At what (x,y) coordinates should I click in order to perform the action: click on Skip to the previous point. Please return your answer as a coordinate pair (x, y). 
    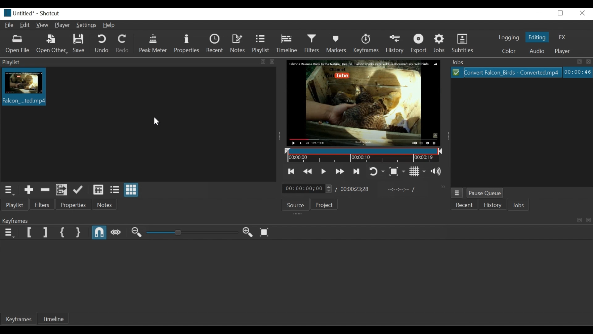
    Looking at the image, I should click on (290, 171).